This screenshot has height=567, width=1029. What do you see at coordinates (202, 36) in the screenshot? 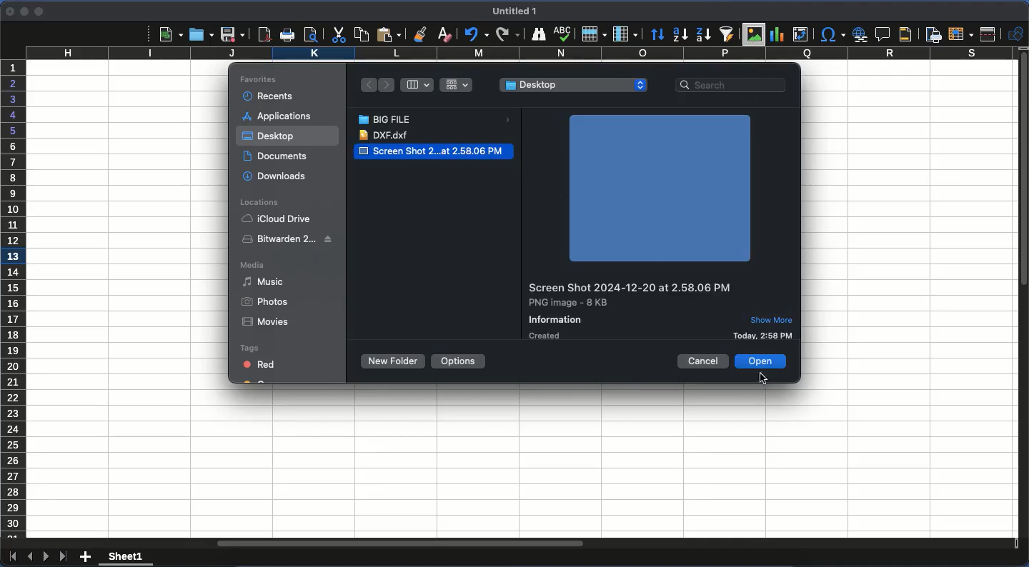
I see `open` at bounding box center [202, 36].